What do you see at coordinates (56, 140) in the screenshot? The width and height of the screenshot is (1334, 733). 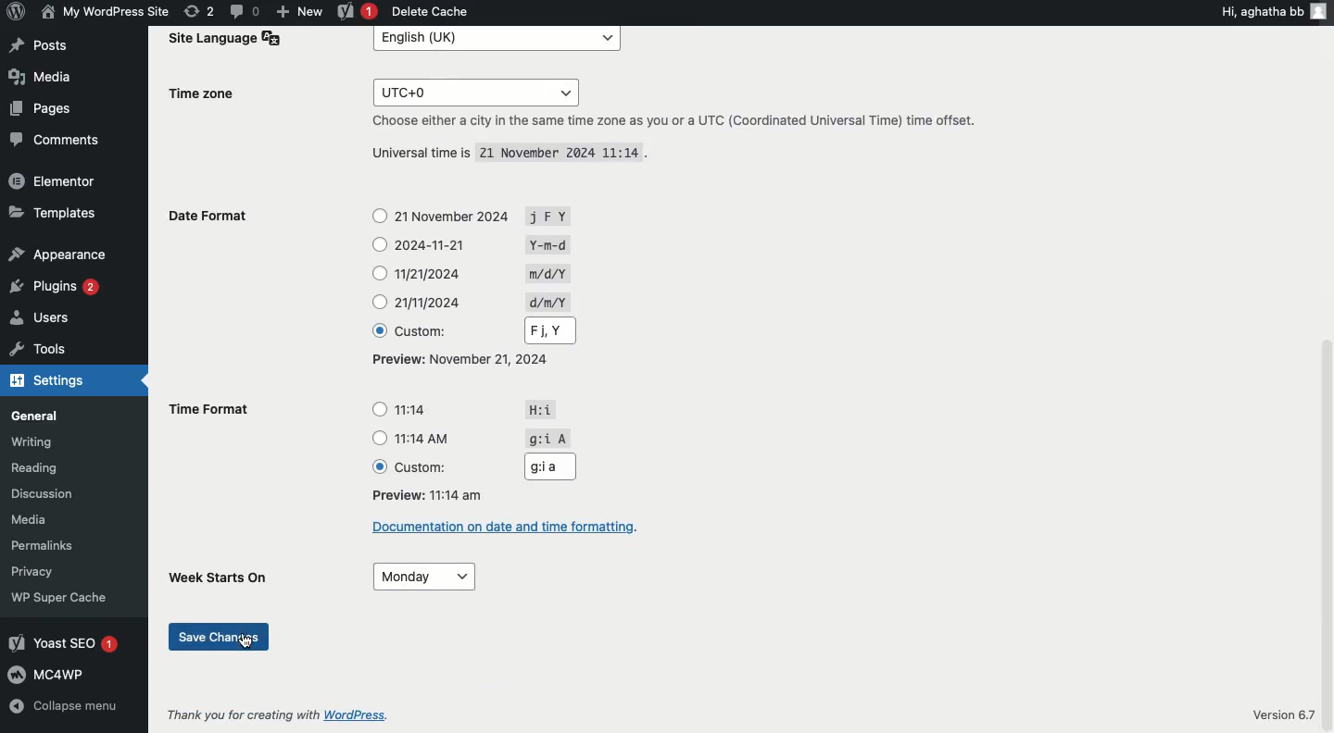 I see `Comments` at bounding box center [56, 140].